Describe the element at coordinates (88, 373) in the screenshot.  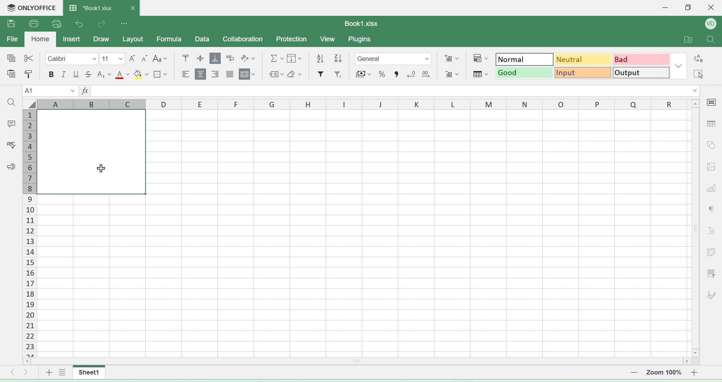
I see `sheet1` at that location.